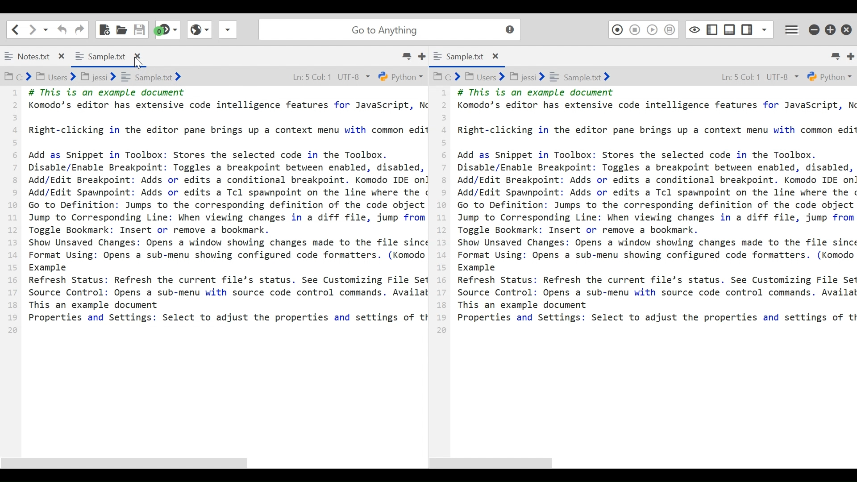 The height and width of the screenshot is (482, 857). What do you see at coordinates (227, 29) in the screenshot?
I see `Share File` at bounding box center [227, 29].